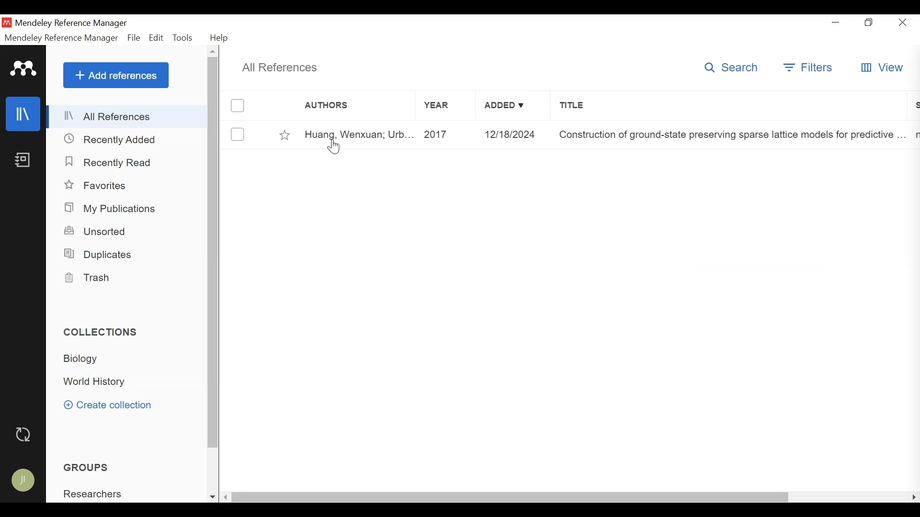 Image resolution: width=920 pixels, height=517 pixels. What do you see at coordinates (870, 22) in the screenshot?
I see `Restore` at bounding box center [870, 22].